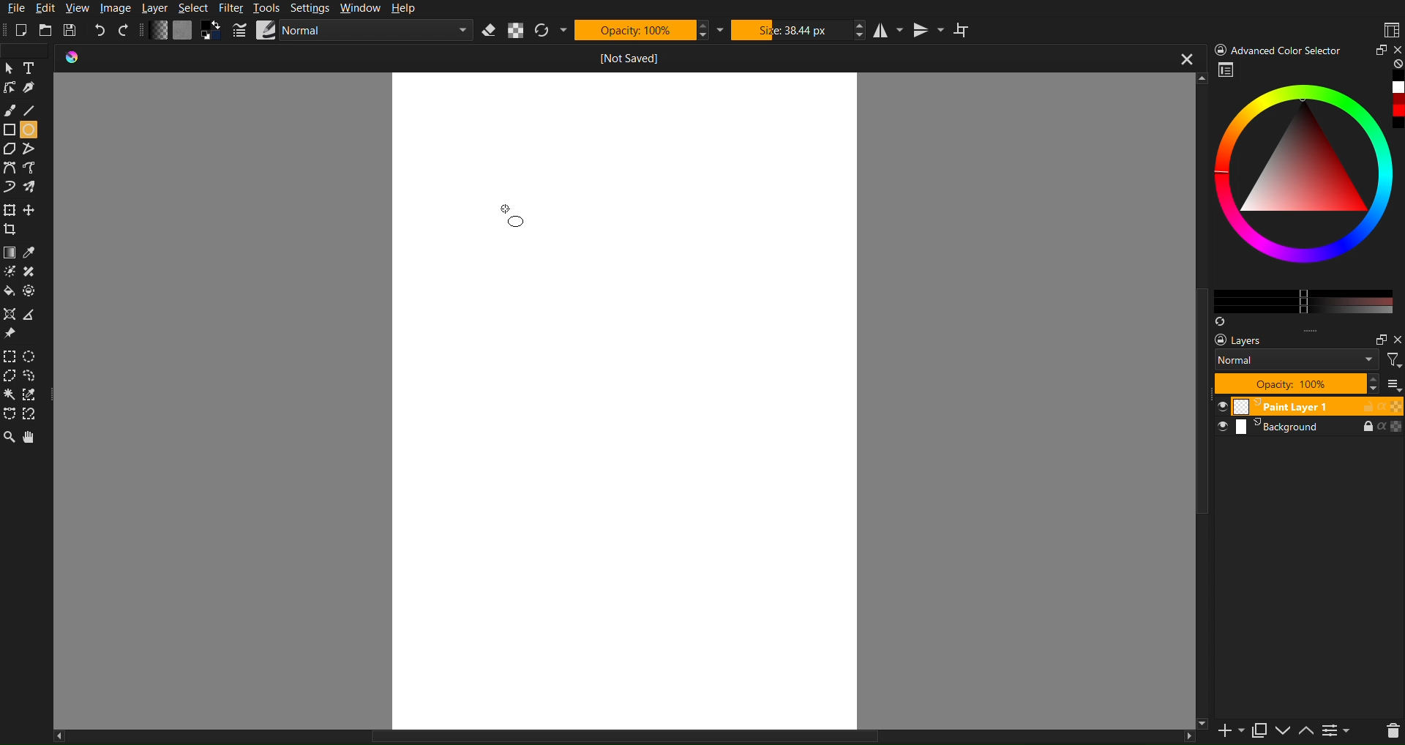 Image resolution: width=1405 pixels, height=745 pixels. What do you see at coordinates (10, 394) in the screenshot?
I see `Wind` at bounding box center [10, 394].